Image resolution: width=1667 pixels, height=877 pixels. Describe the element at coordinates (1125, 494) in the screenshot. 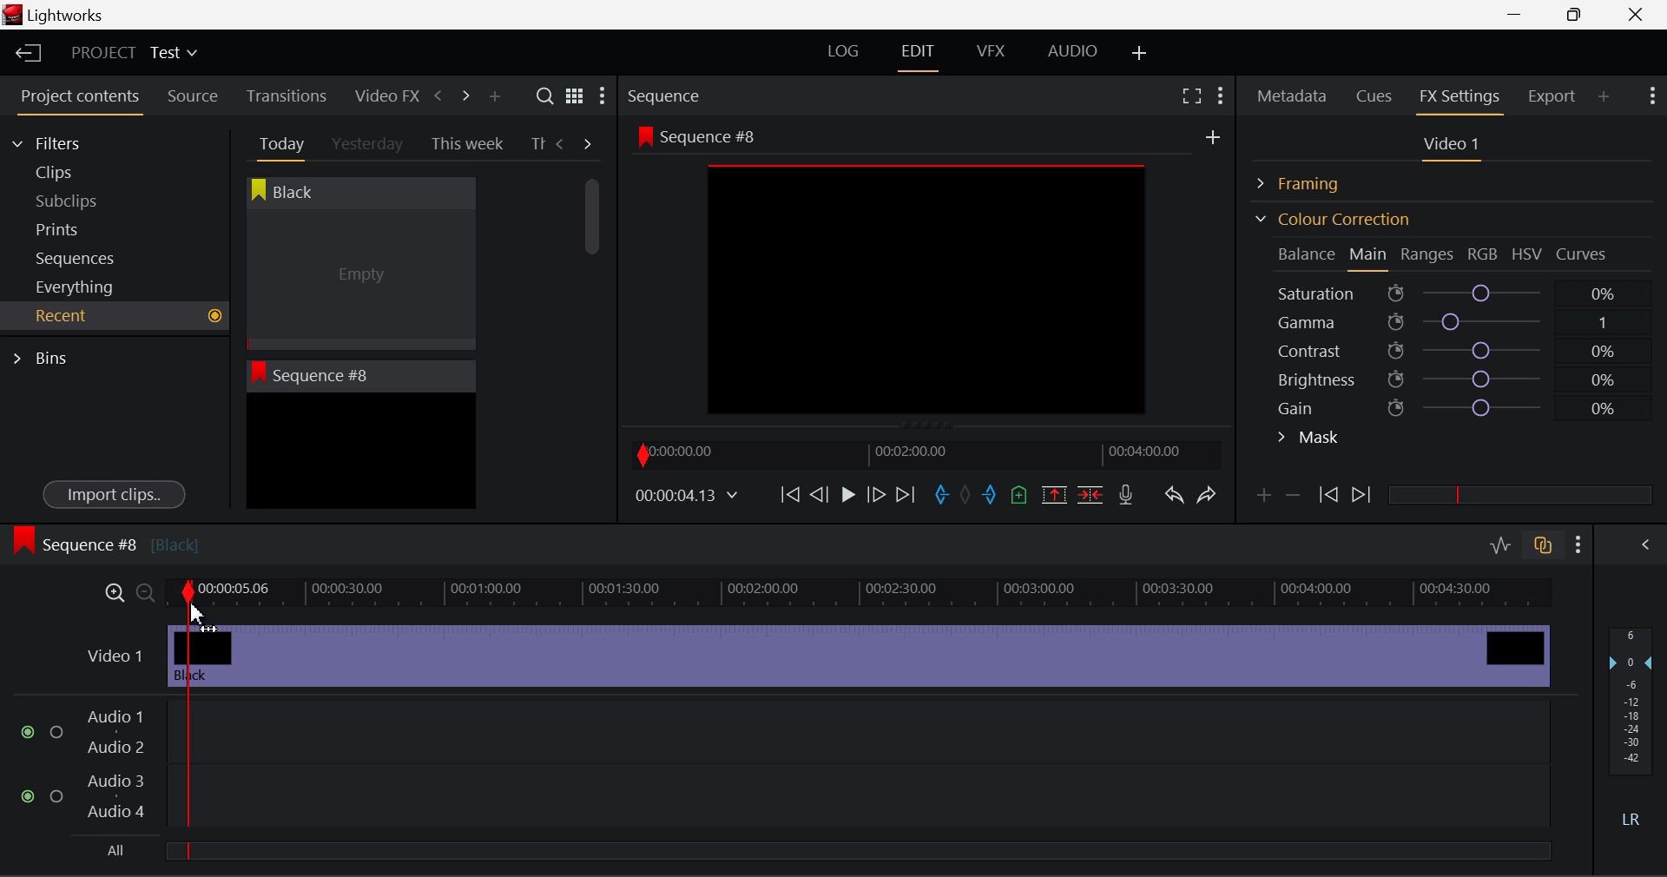

I see `Recrod Voiceover` at that location.